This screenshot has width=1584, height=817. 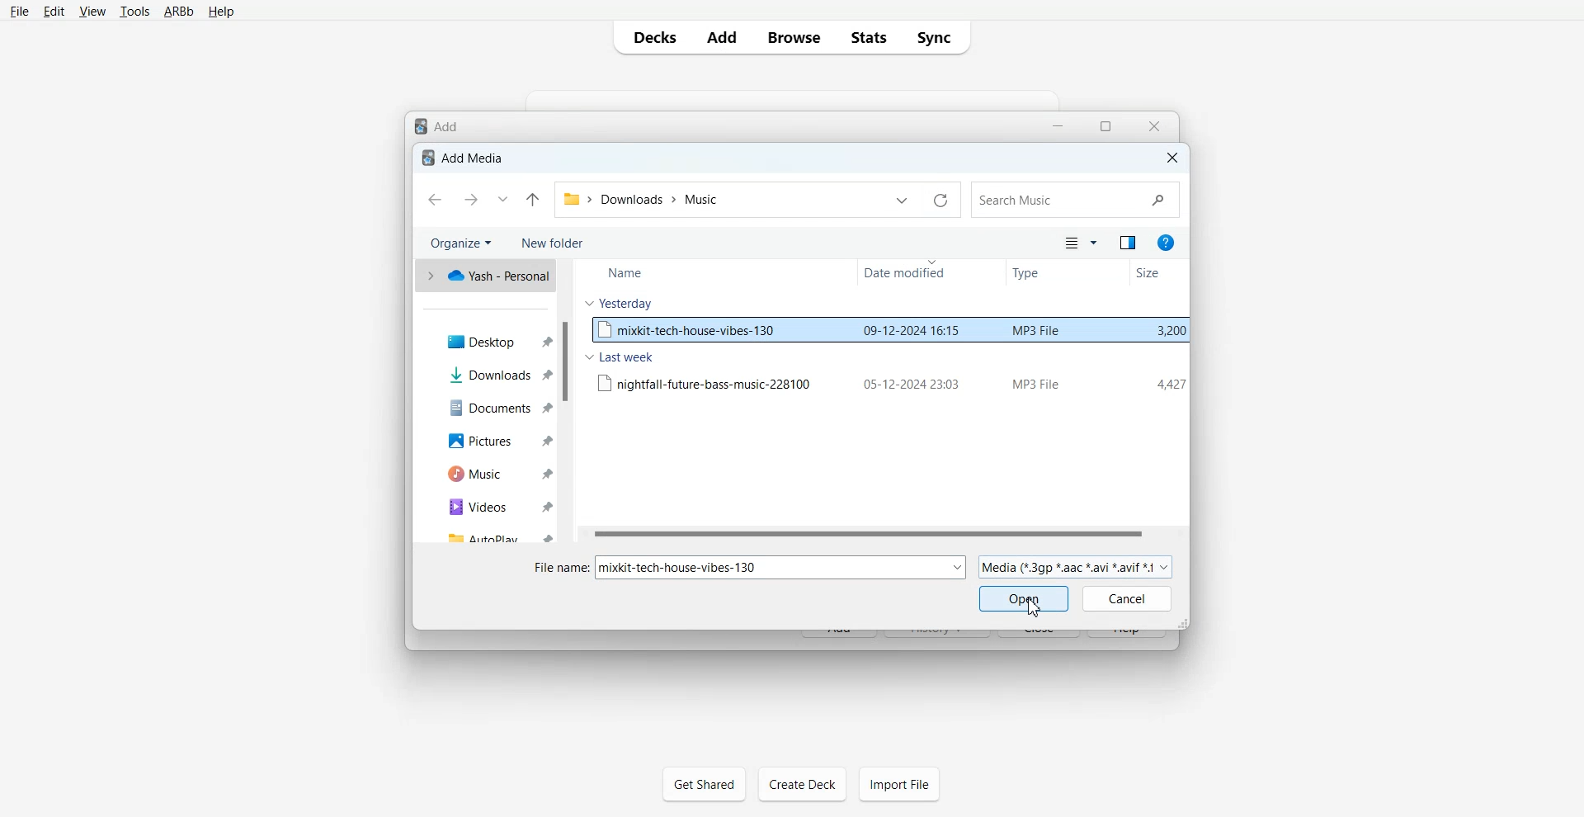 I want to click on Recent location, so click(x=502, y=199).